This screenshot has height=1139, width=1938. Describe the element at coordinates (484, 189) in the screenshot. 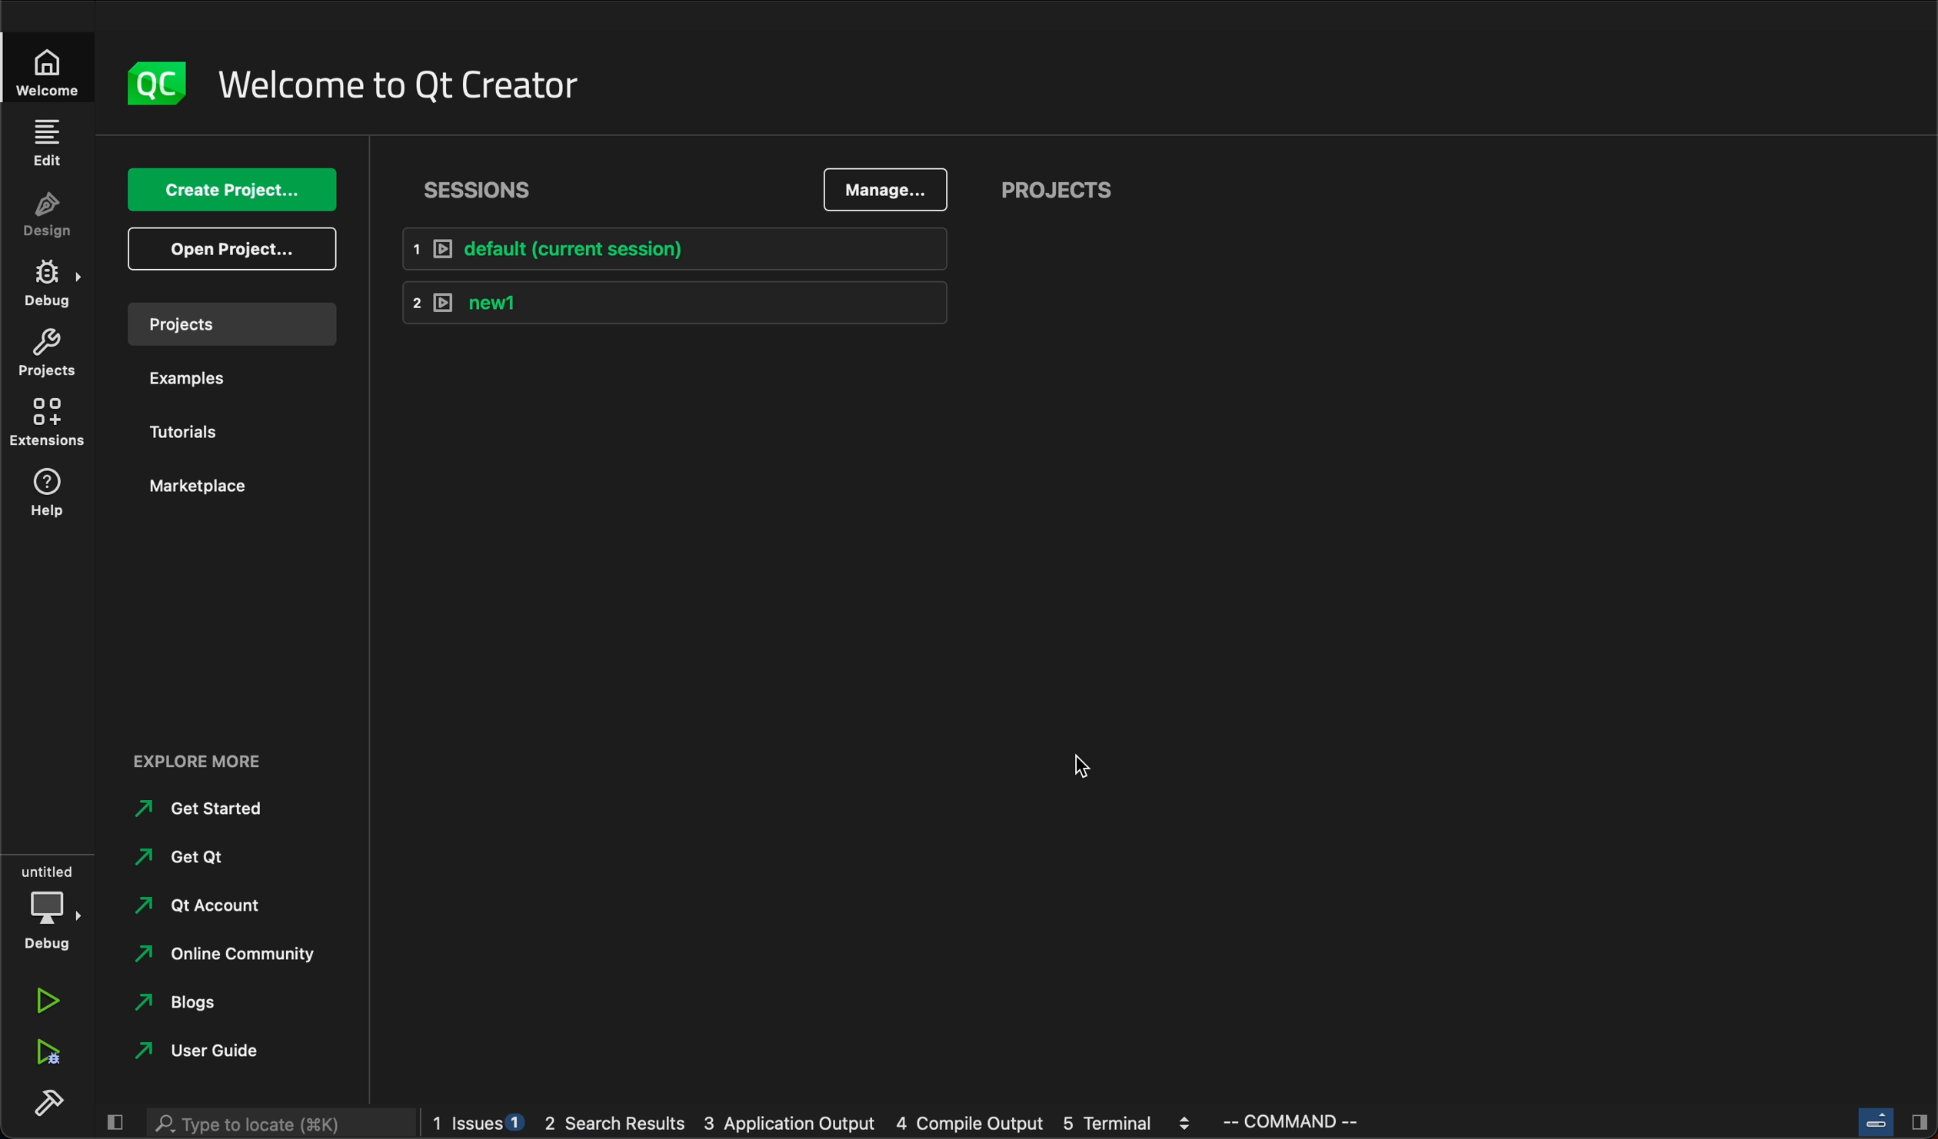

I see `sessions` at that location.